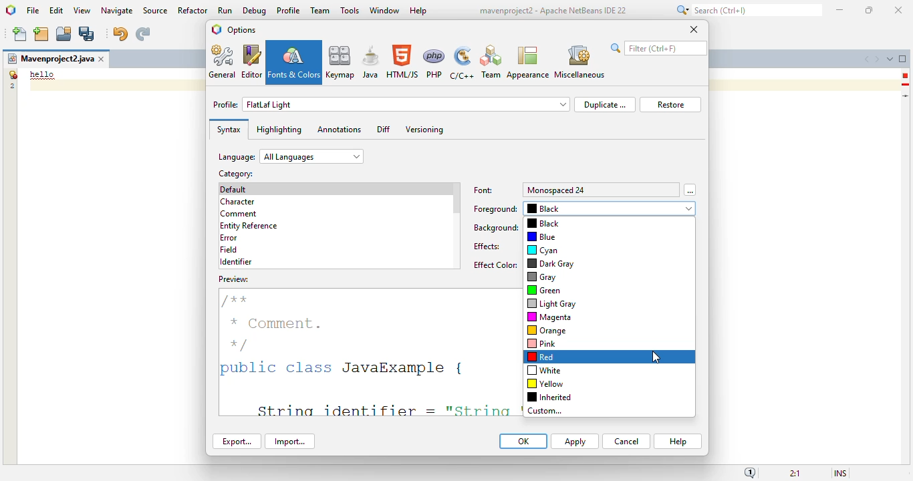 This screenshot has height=481, width=913. Describe the element at coordinates (291, 156) in the screenshot. I see `language: ` at that location.